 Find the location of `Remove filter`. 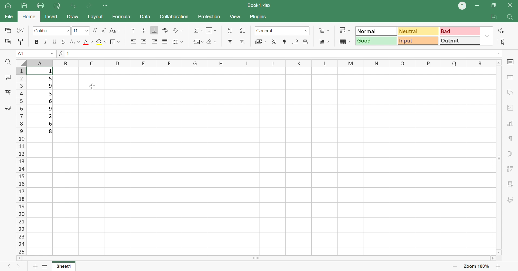

Remove filter is located at coordinates (244, 42).